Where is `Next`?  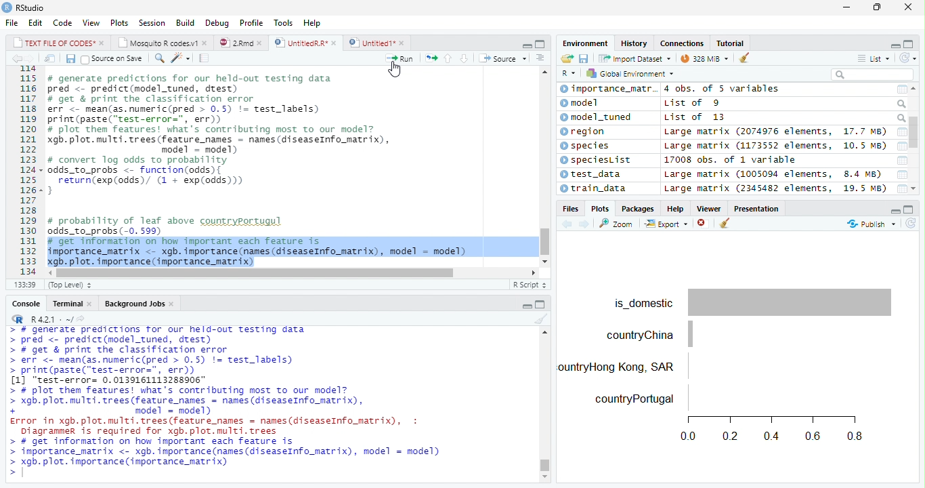 Next is located at coordinates (33, 58).